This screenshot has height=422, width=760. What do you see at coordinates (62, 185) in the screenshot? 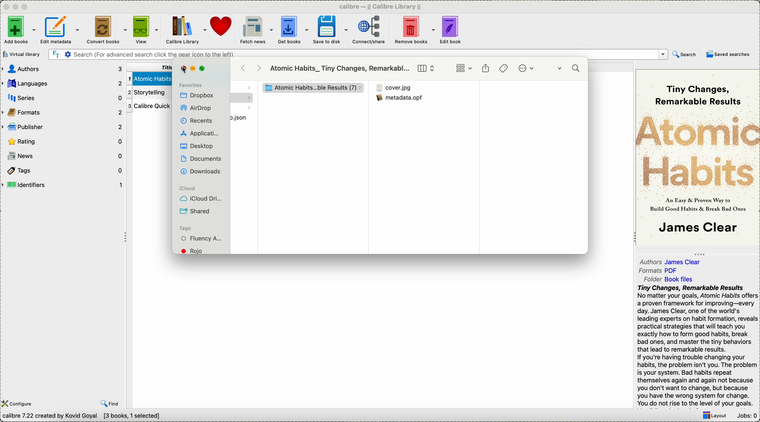
I see `identifiers` at bounding box center [62, 185].